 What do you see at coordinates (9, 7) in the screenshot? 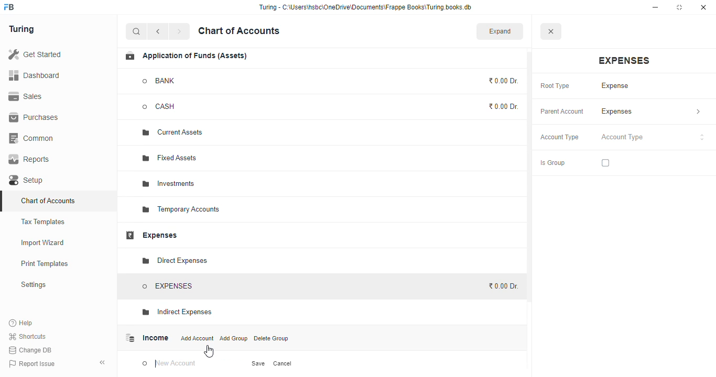
I see `logo` at bounding box center [9, 7].